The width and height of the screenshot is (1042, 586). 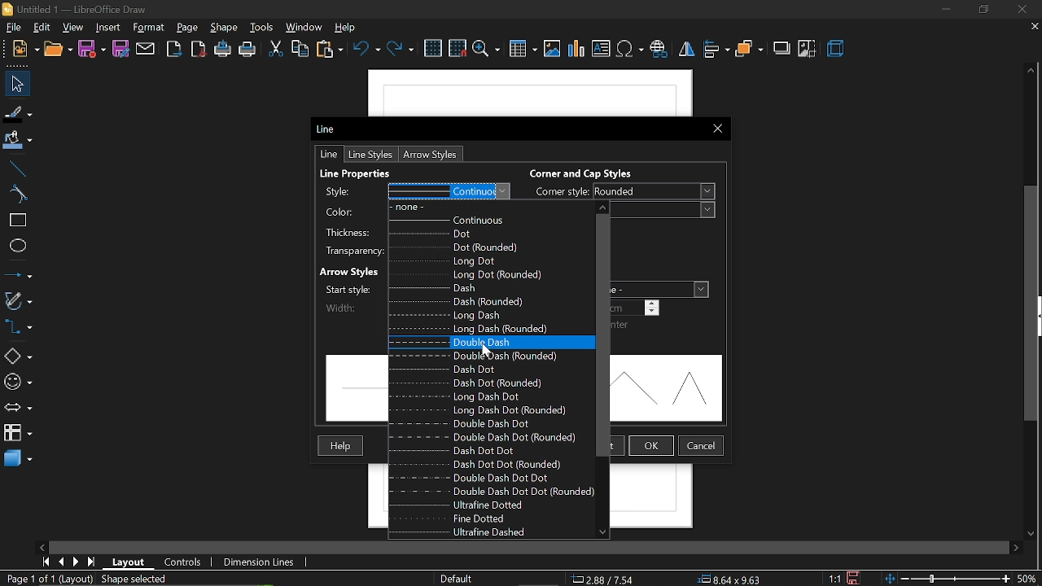 What do you see at coordinates (621, 192) in the screenshot?
I see `corner style` at bounding box center [621, 192].